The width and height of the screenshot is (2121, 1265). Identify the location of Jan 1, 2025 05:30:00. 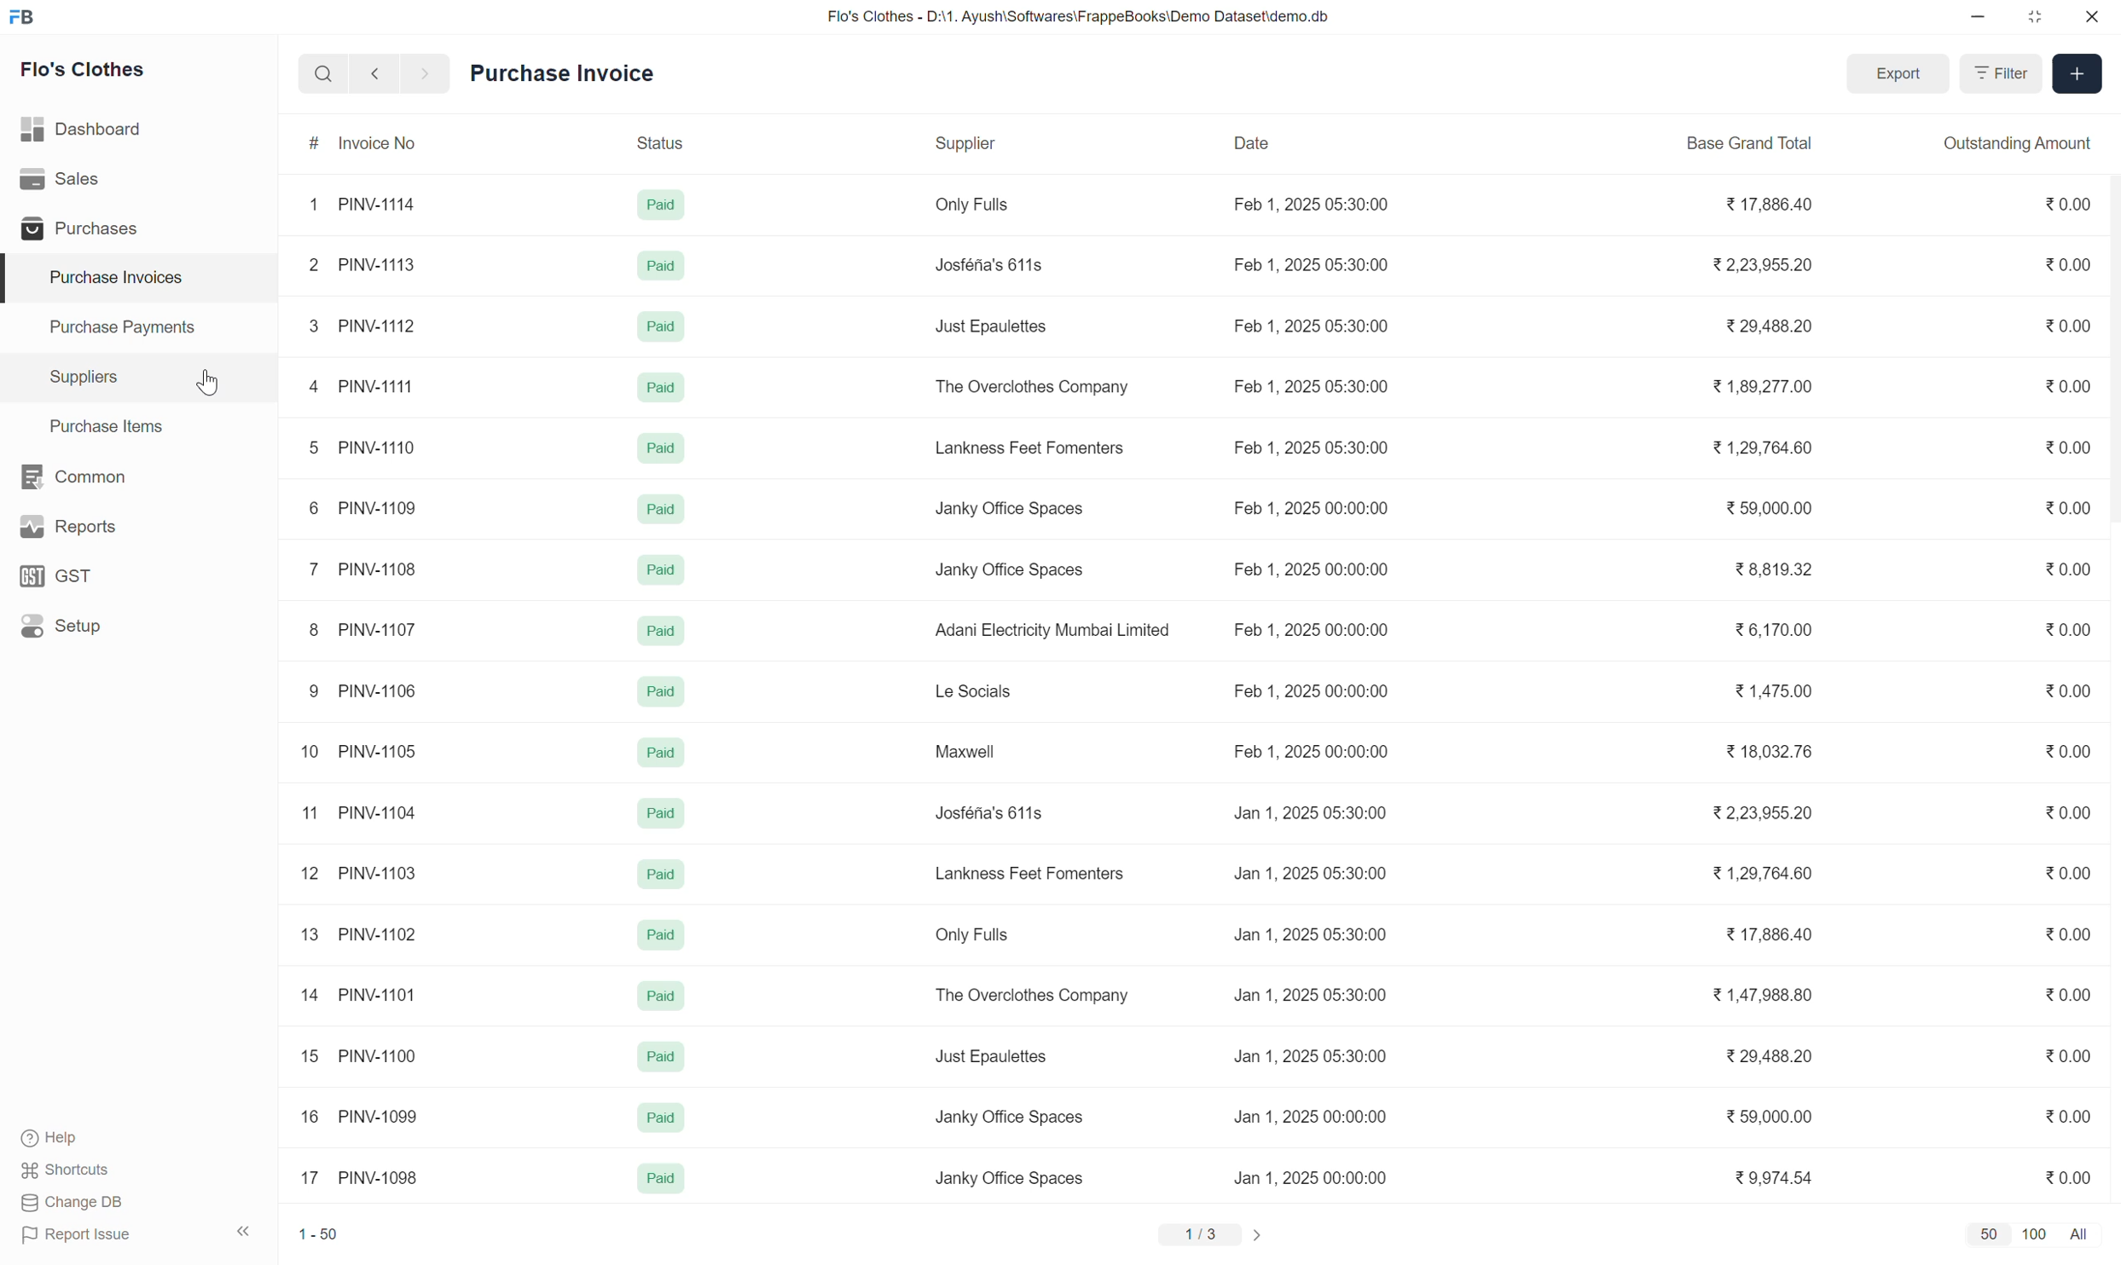
(1313, 813).